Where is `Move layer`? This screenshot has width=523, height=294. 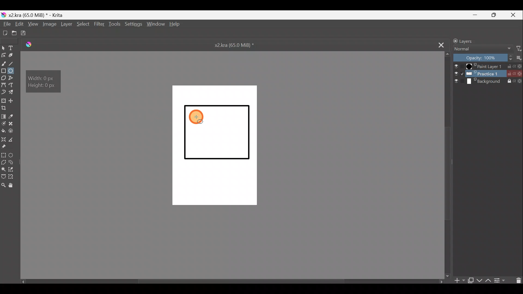 Move layer is located at coordinates (14, 101).